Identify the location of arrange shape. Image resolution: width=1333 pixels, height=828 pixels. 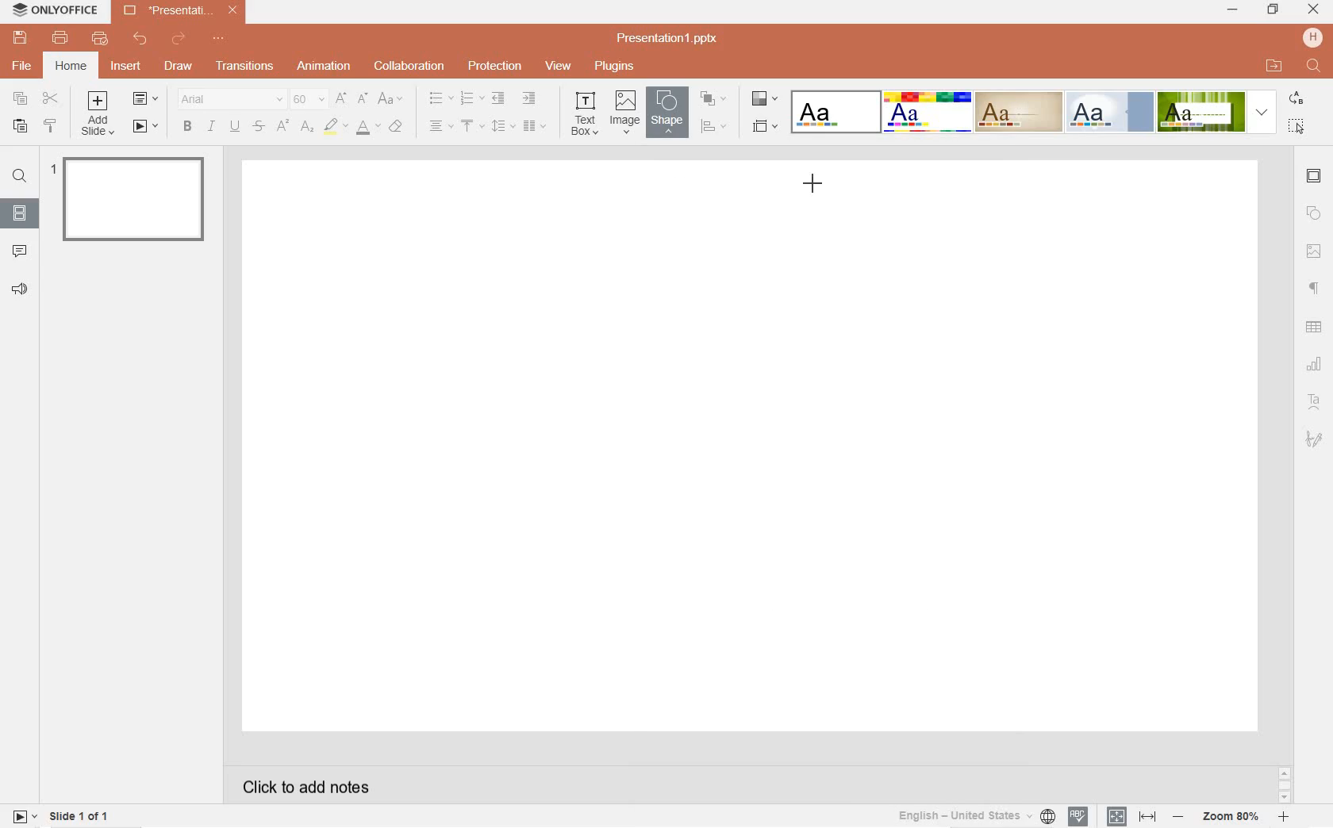
(713, 98).